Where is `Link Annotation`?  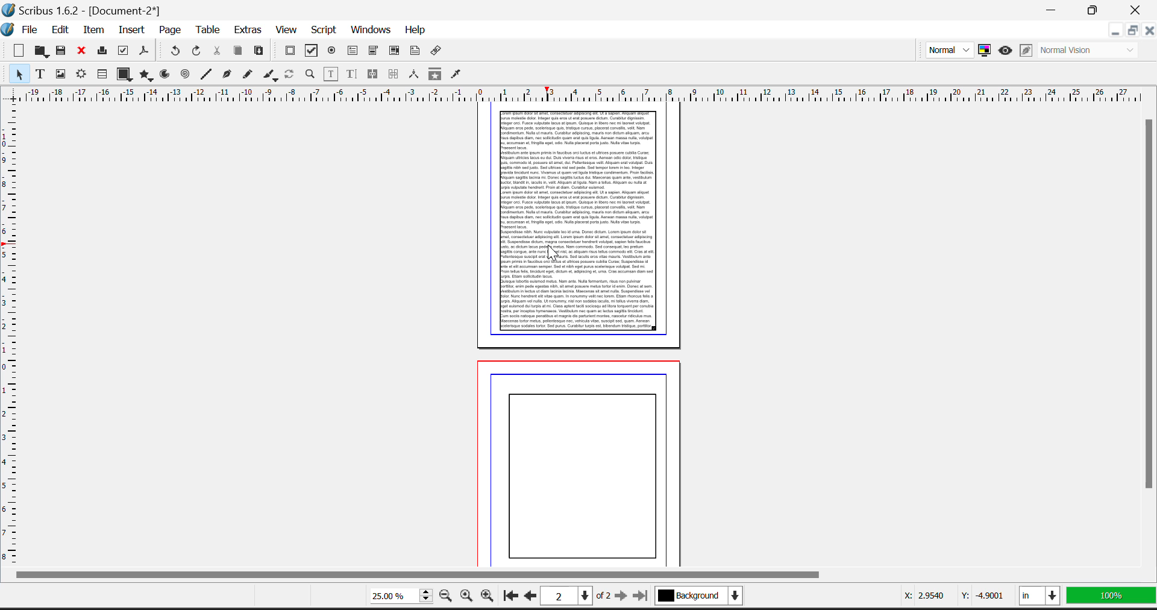
Link Annotation is located at coordinates (438, 52).